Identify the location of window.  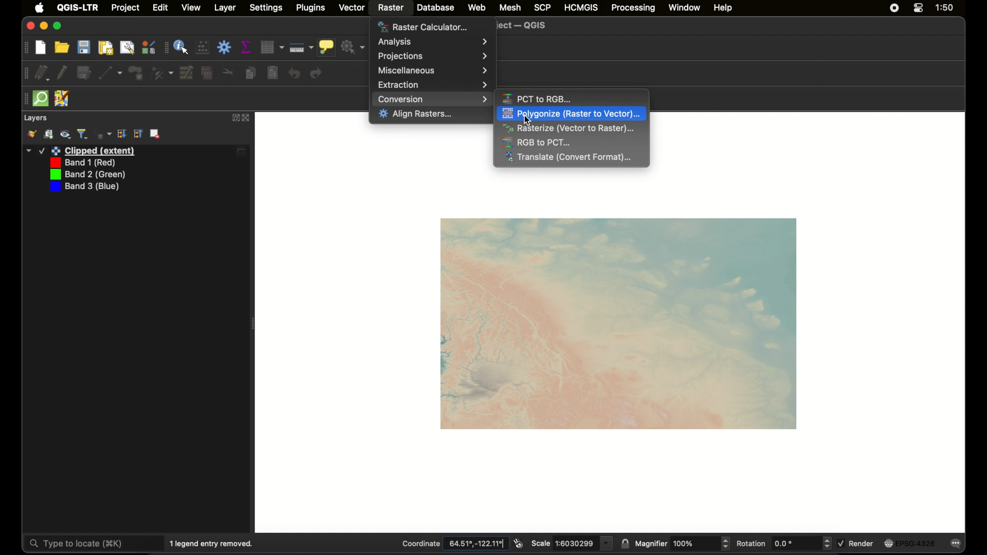
(684, 7).